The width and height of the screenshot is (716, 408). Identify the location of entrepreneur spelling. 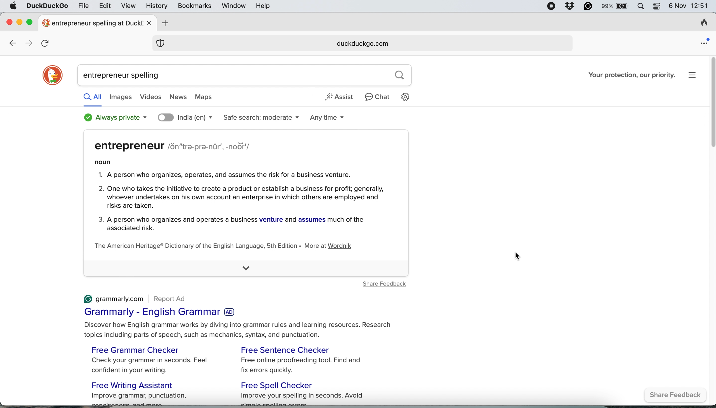
(121, 75).